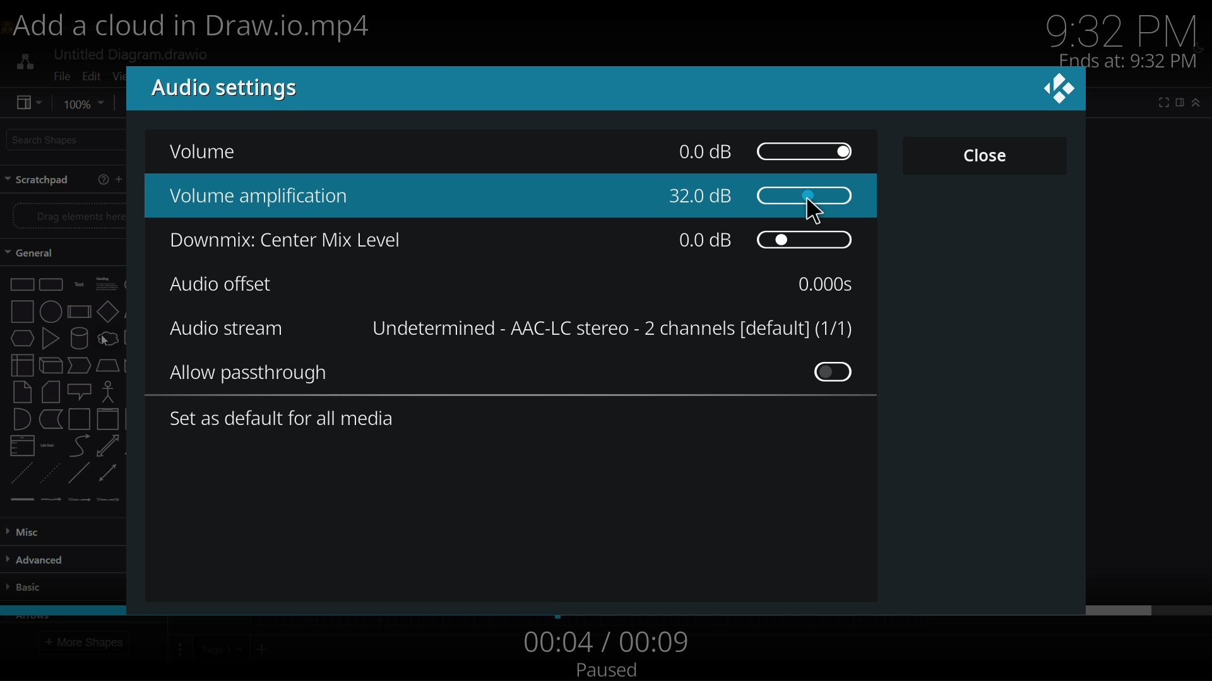 The image size is (1212, 681). I want to click on video string, so click(603, 608).